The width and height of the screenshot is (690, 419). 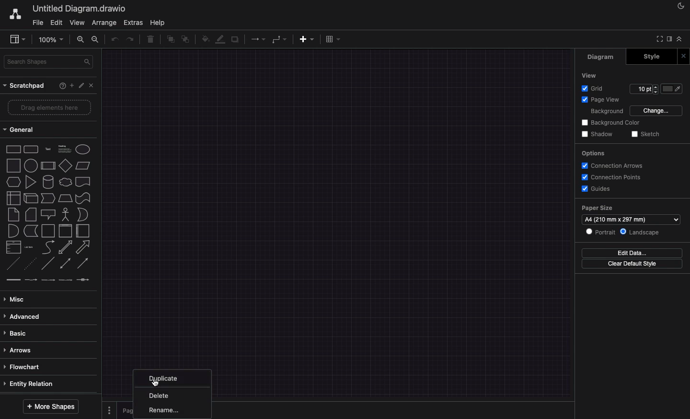 I want to click on draw.io, so click(x=15, y=13).